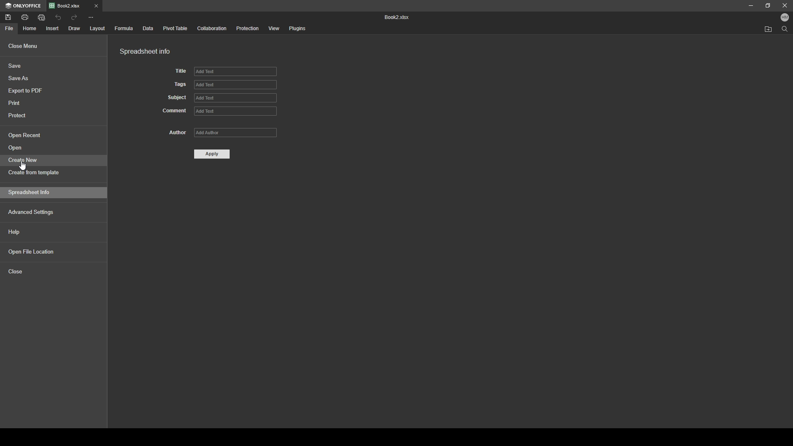 The height and width of the screenshot is (446, 793). I want to click on home, so click(30, 28).